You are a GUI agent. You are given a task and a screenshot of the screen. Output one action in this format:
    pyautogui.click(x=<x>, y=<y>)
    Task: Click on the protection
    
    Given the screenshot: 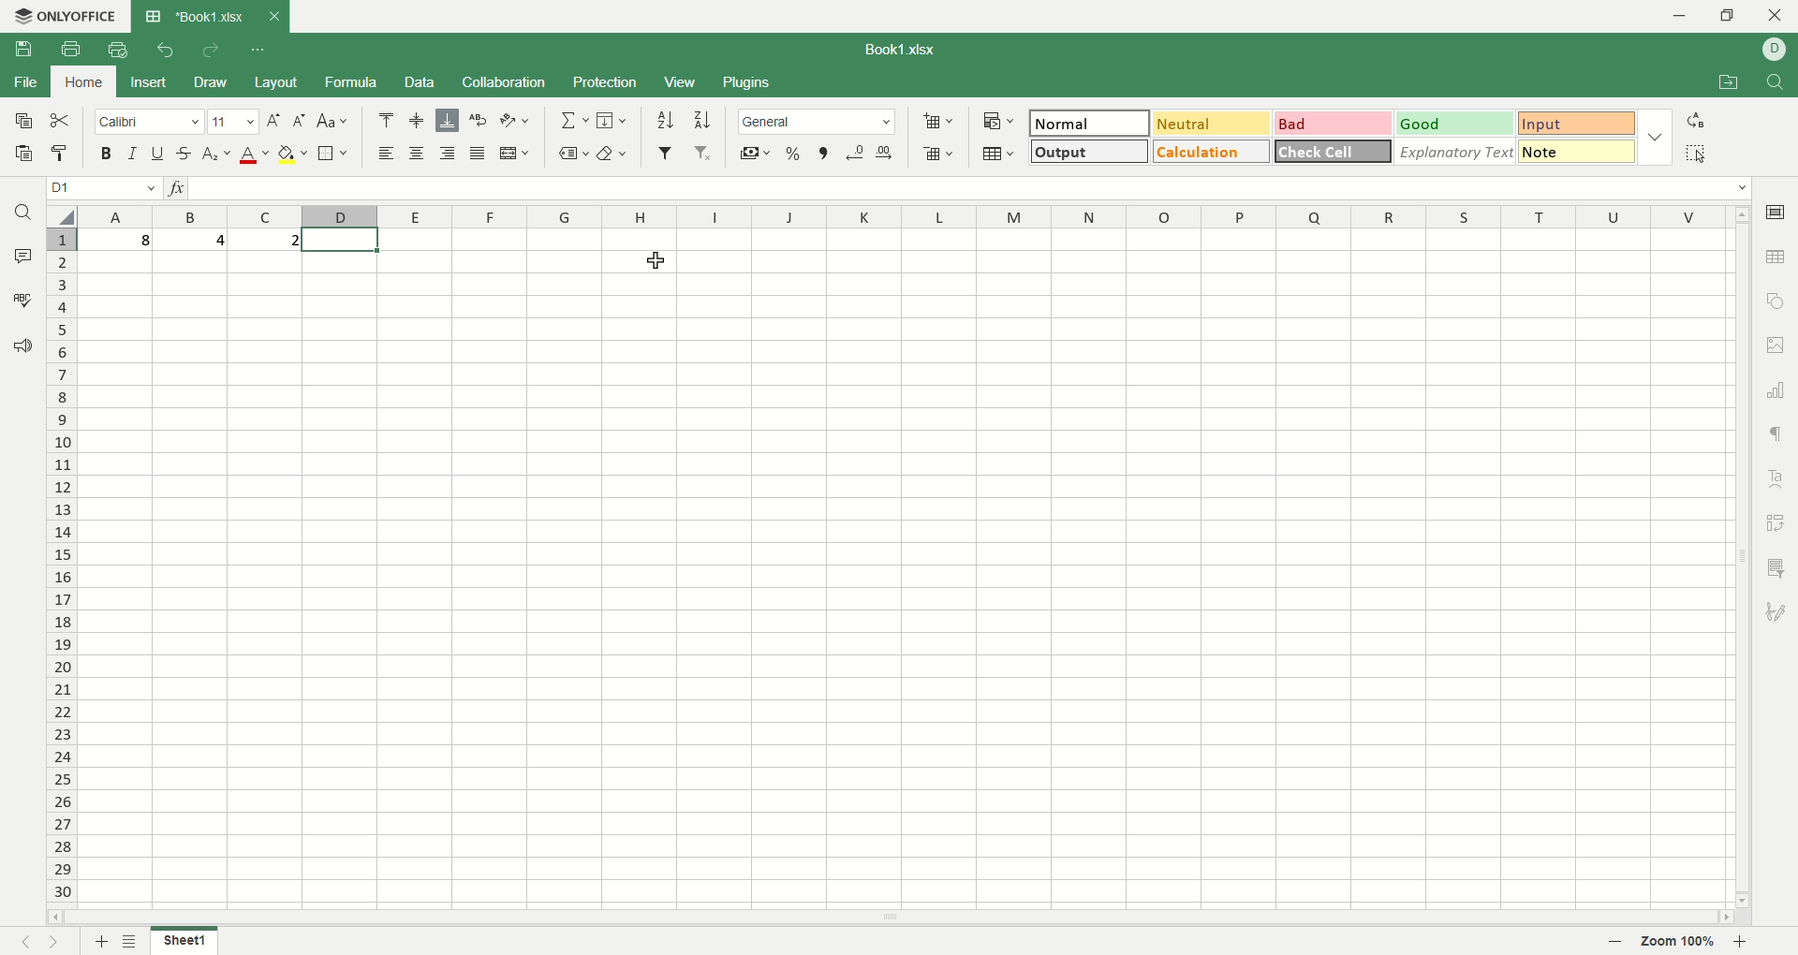 What is the action you would take?
    pyautogui.click(x=606, y=84)
    